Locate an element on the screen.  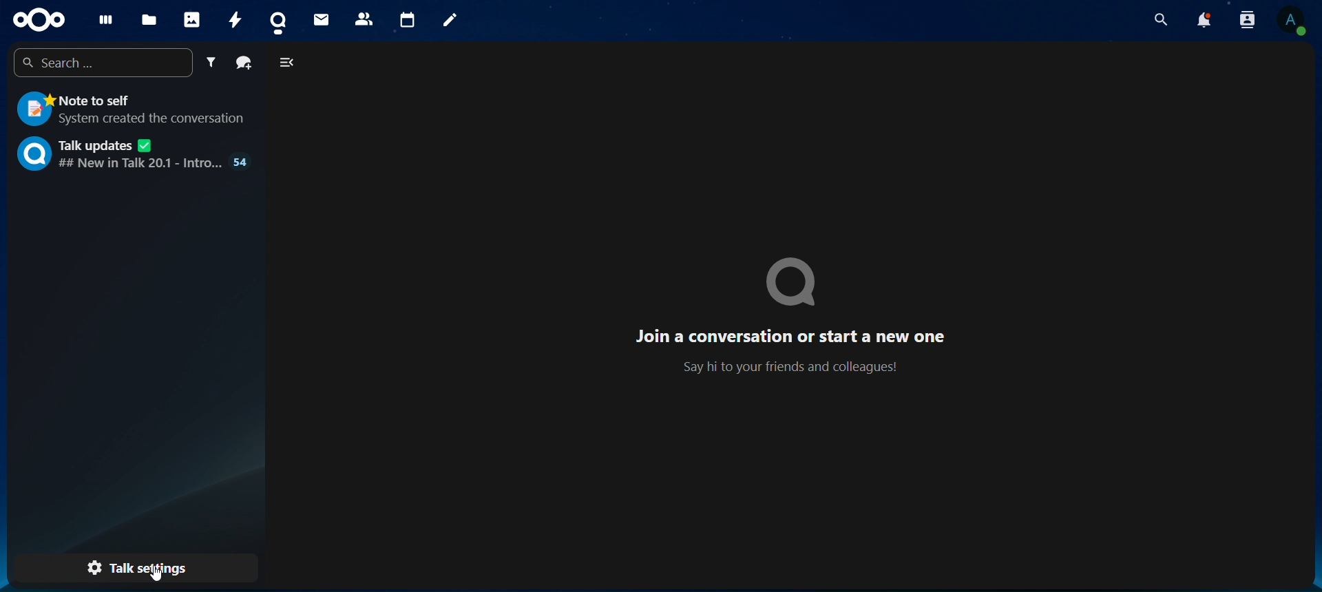
mail is located at coordinates (319, 18).